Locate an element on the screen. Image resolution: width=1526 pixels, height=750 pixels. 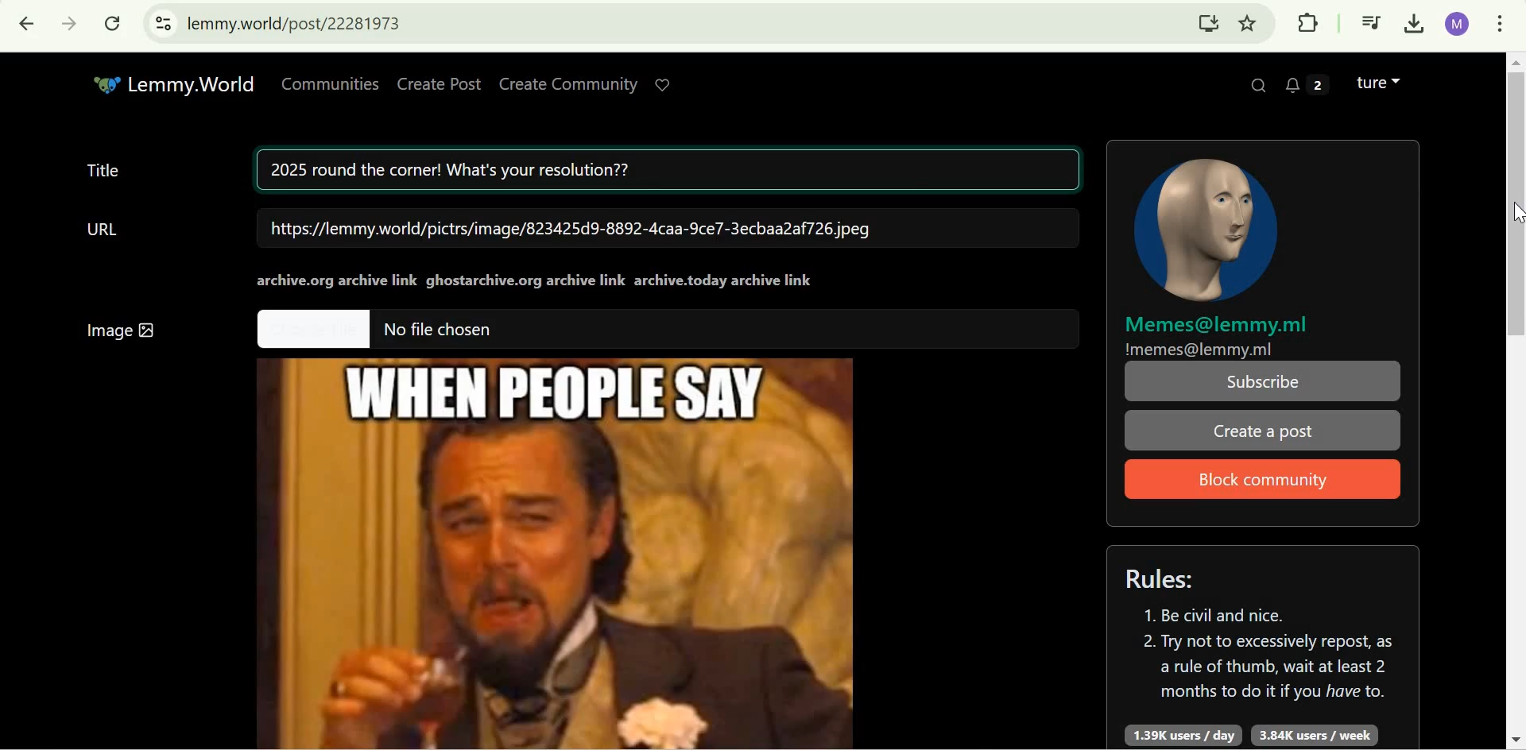
1. Be civil and nice. is located at coordinates (1224, 616).